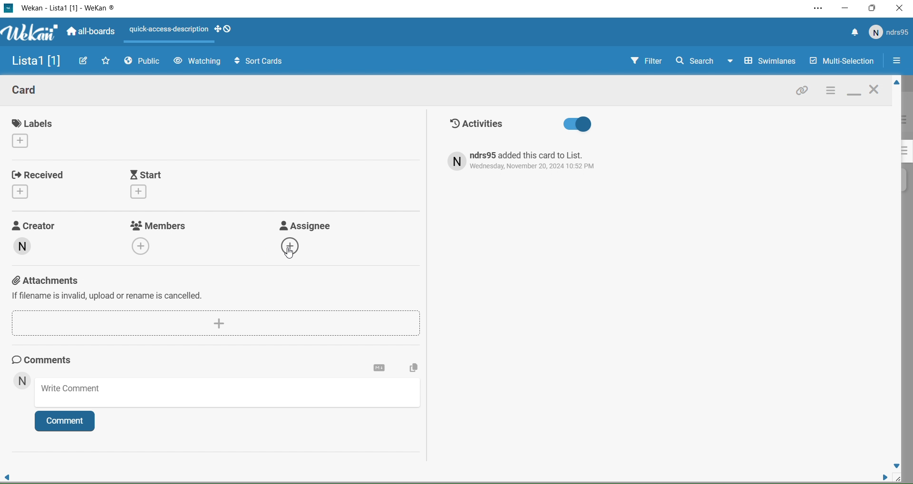 The image size is (913, 484). I want to click on Settings and more, so click(817, 9).